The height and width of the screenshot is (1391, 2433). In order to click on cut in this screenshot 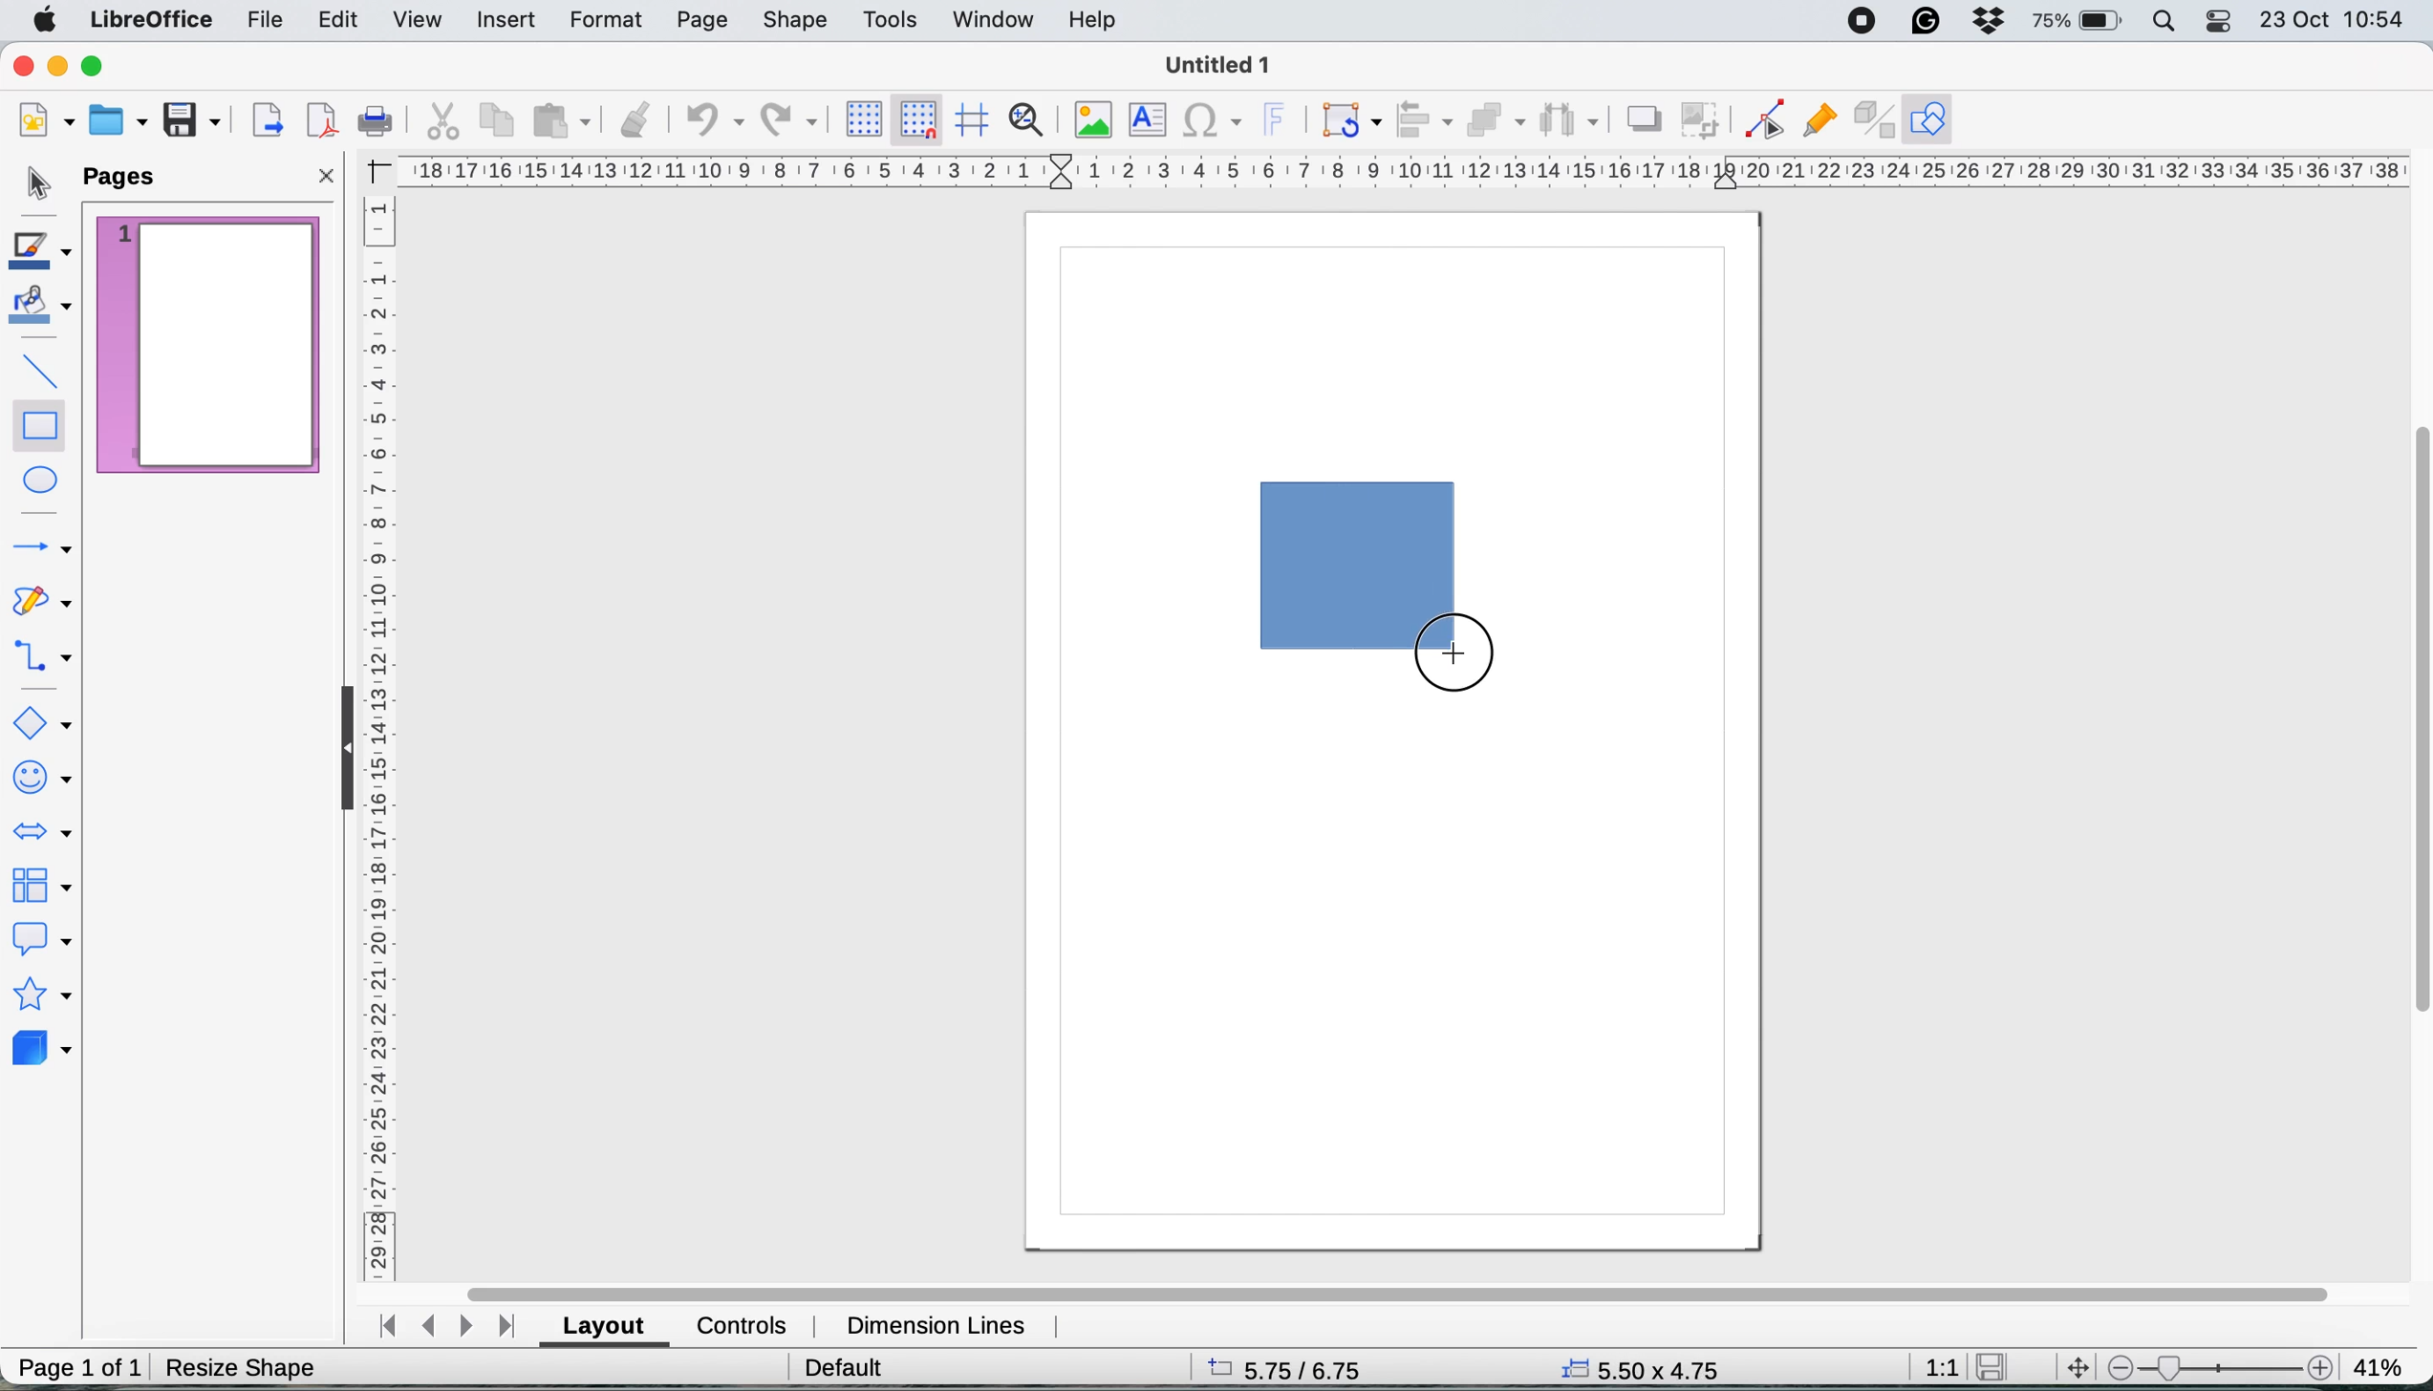, I will do `click(440, 120)`.